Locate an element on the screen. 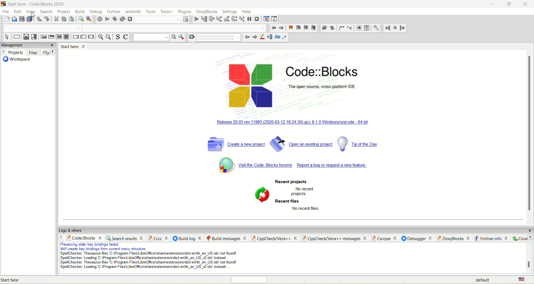  Release 20.03 rev 11983 (2020-03-12 18:24:30) gcc 8.1.0 Windows/unicode - 64 bit is located at coordinates (294, 121).